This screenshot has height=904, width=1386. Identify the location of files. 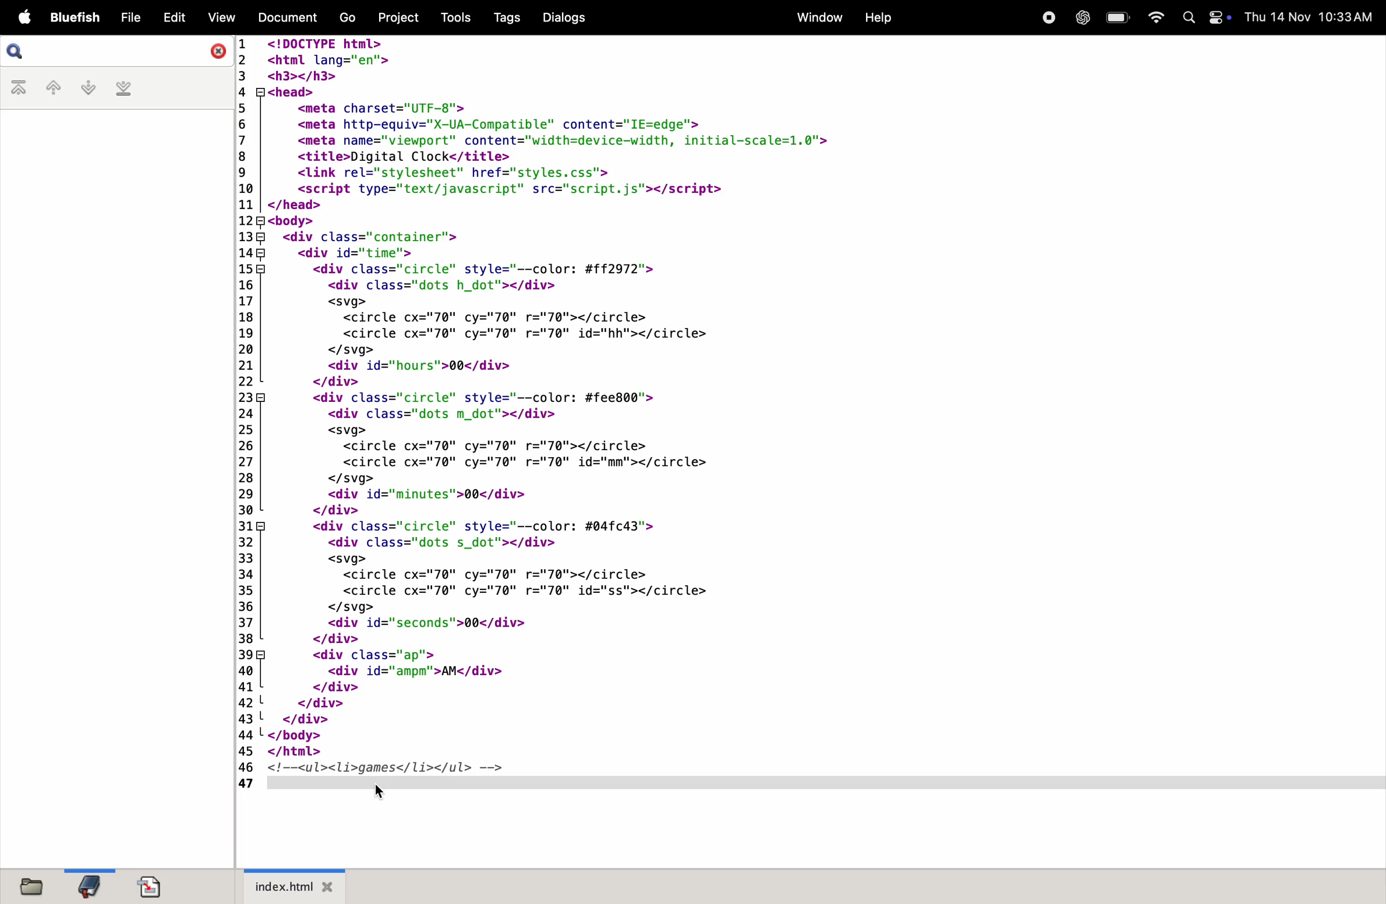
(35, 886).